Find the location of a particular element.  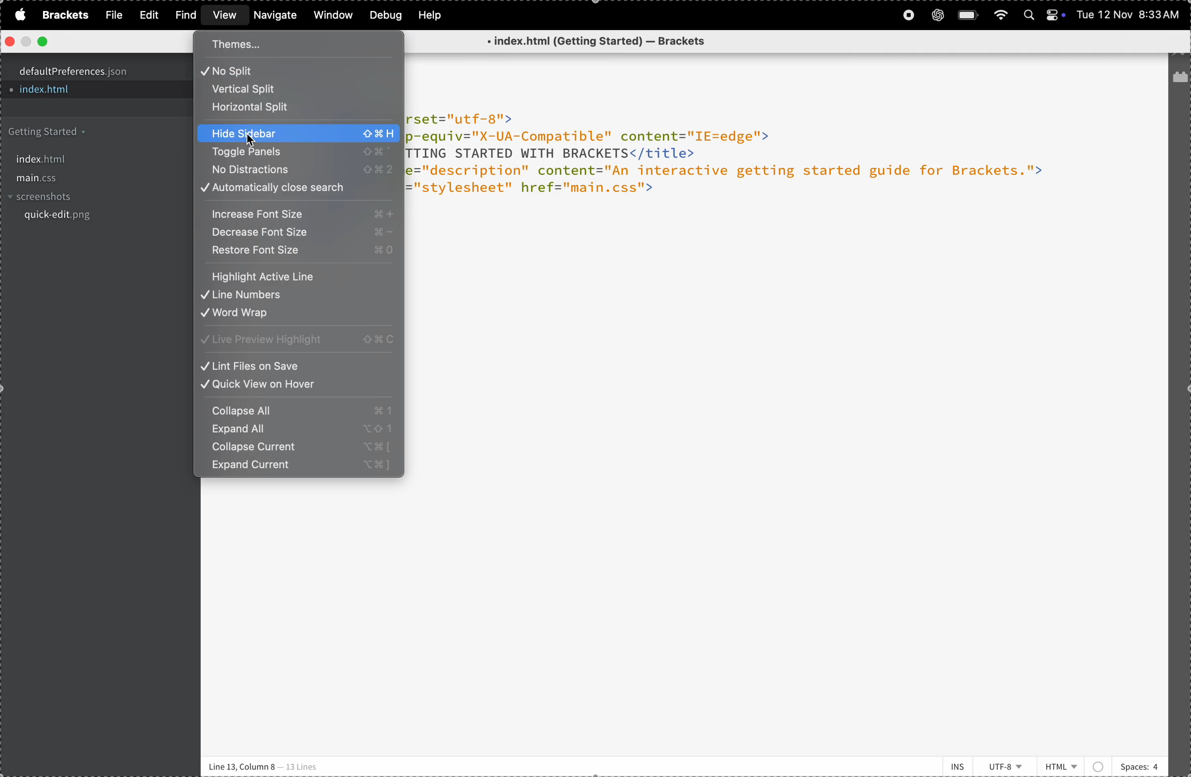

hide sidebar is located at coordinates (299, 133).